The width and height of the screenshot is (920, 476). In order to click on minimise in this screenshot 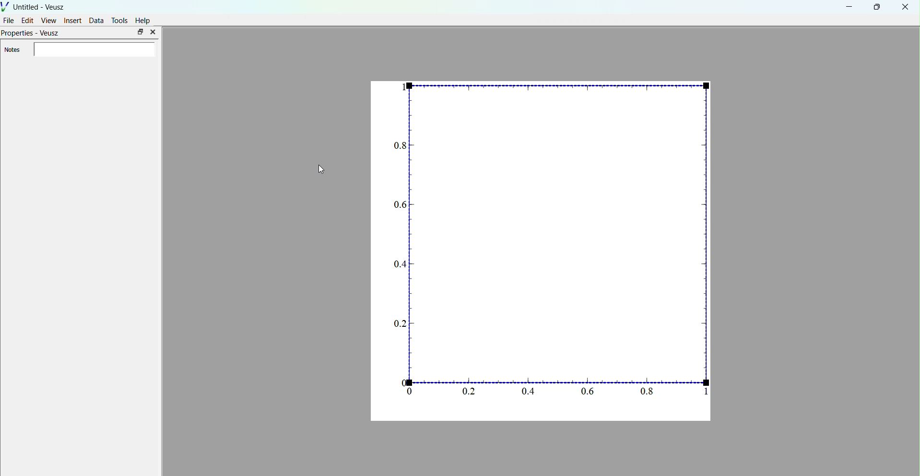, I will do `click(849, 6)`.